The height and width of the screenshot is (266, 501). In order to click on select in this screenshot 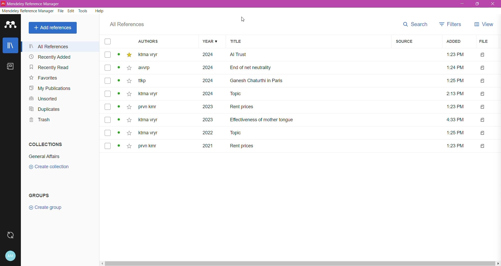, I will do `click(108, 81)`.